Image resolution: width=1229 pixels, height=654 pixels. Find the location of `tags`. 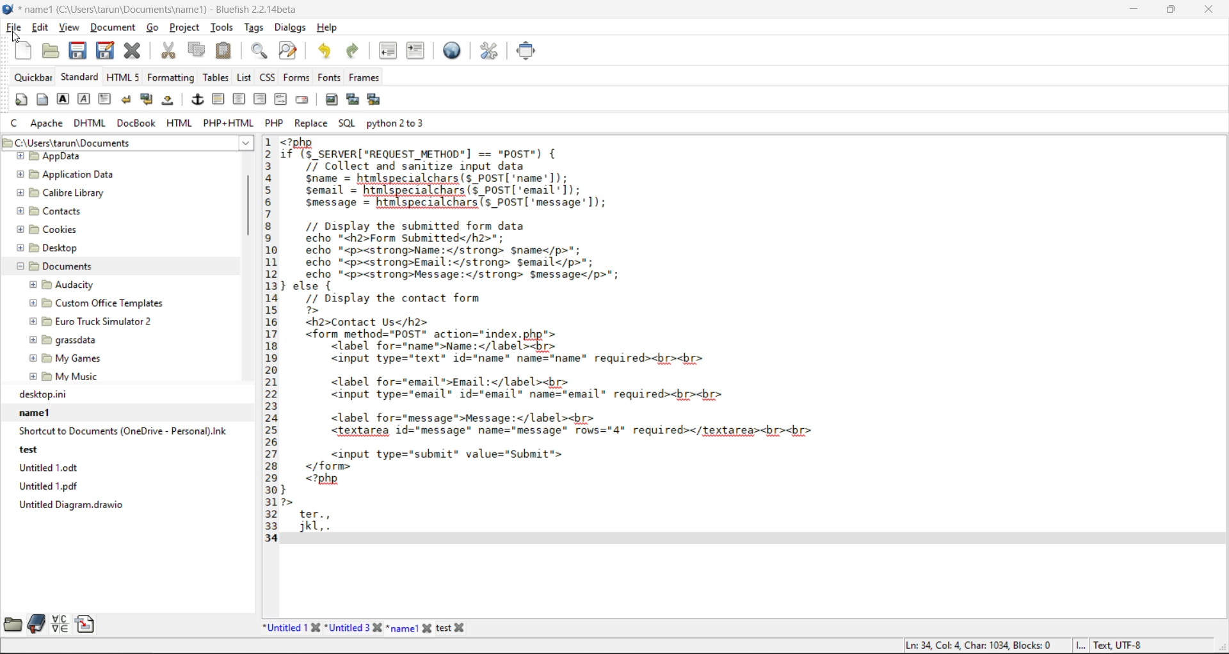

tags is located at coordinates (254, 27).